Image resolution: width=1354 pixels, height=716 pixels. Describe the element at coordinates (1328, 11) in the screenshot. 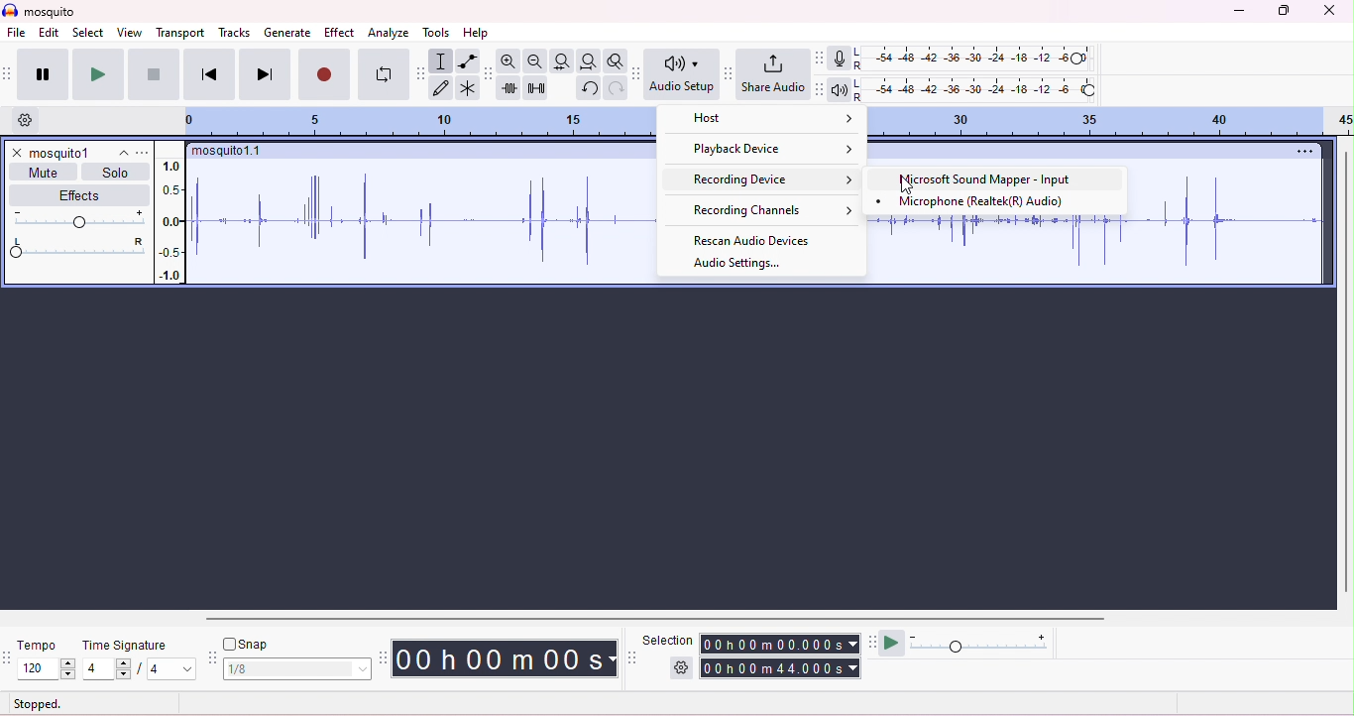

I see `close` at that location.